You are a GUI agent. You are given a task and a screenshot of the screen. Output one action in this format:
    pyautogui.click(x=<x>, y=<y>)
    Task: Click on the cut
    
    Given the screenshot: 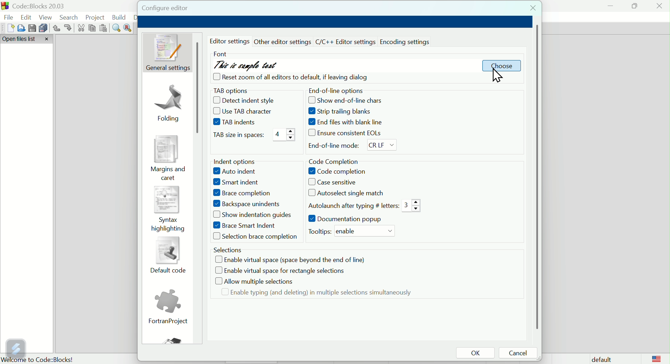 What is the action you would take?
    pyautogui.click(x=82, y=28)
    